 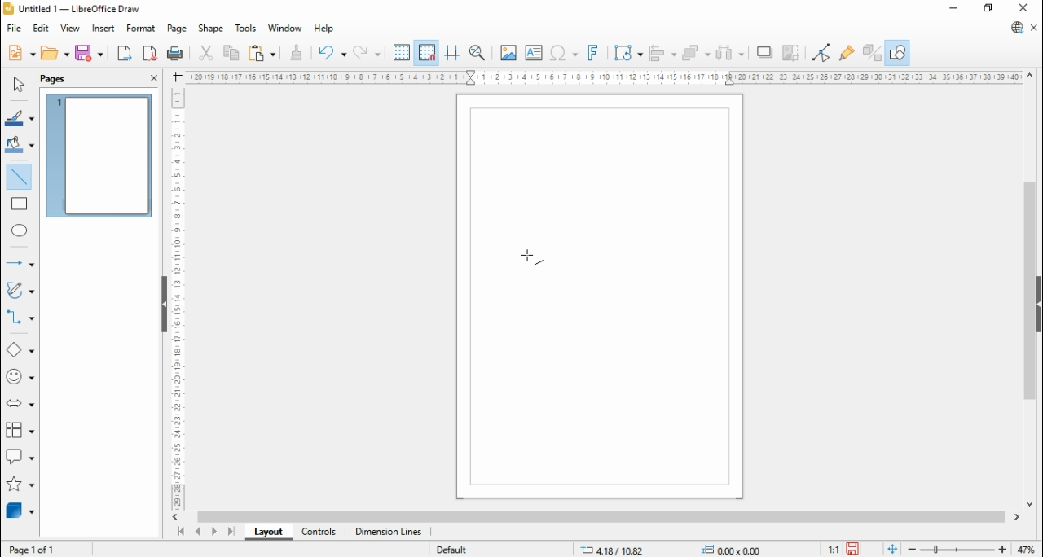 I want to click on close document, so click(x=1035, y=28).